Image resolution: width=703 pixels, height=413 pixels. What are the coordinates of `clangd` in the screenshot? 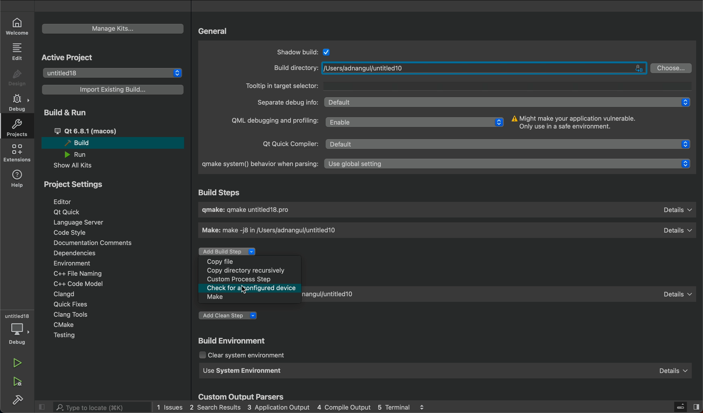 It's located at (71, 294).